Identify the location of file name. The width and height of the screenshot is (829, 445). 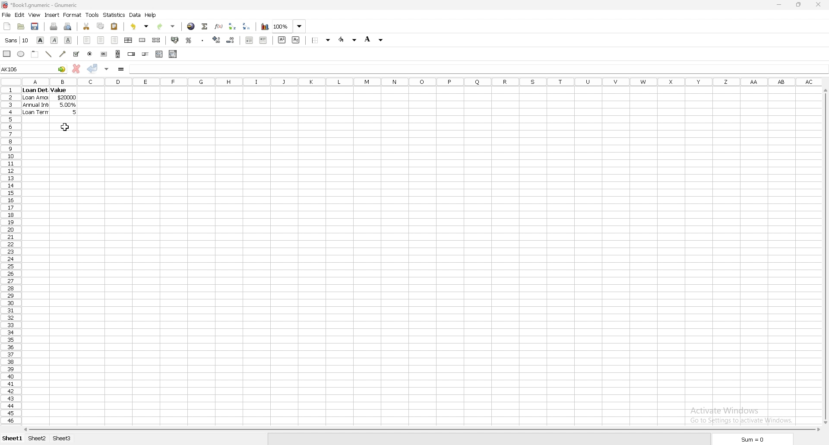
(41, 5).